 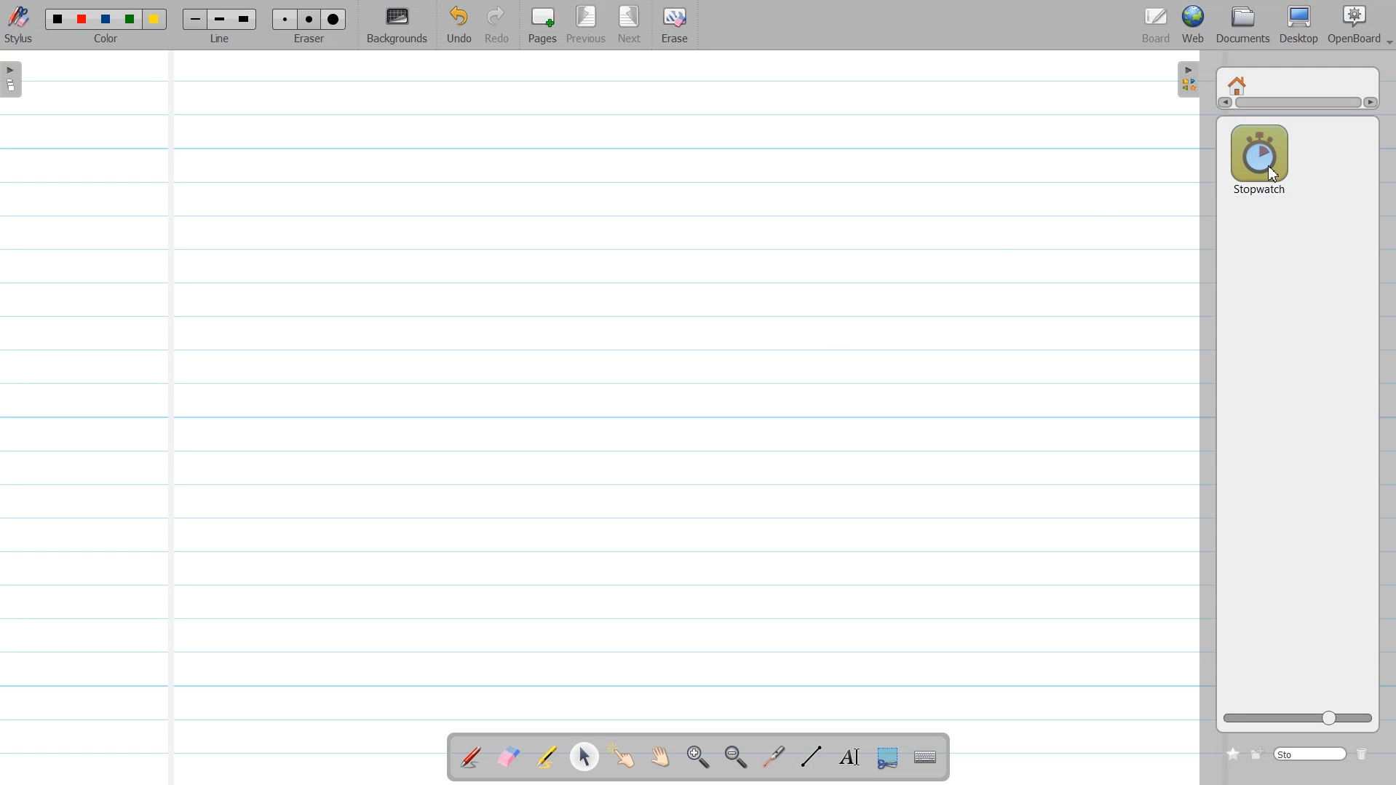 I want to click on Desktop, so click(x=1301, y=25).